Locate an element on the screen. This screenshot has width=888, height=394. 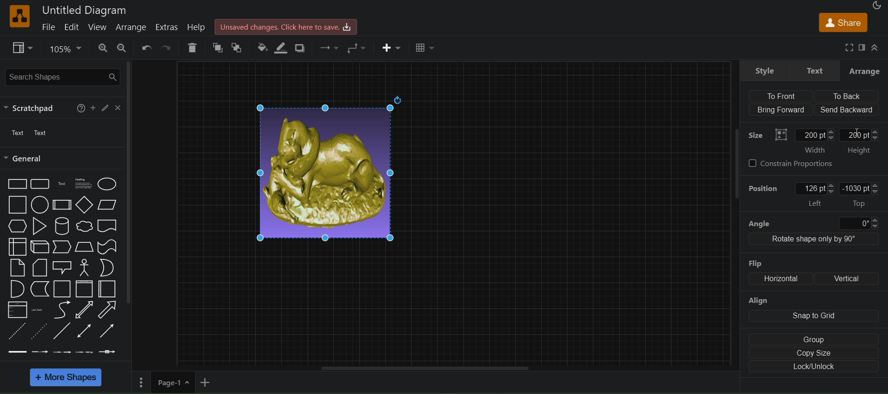
undo is located at coordinates (146, 49).